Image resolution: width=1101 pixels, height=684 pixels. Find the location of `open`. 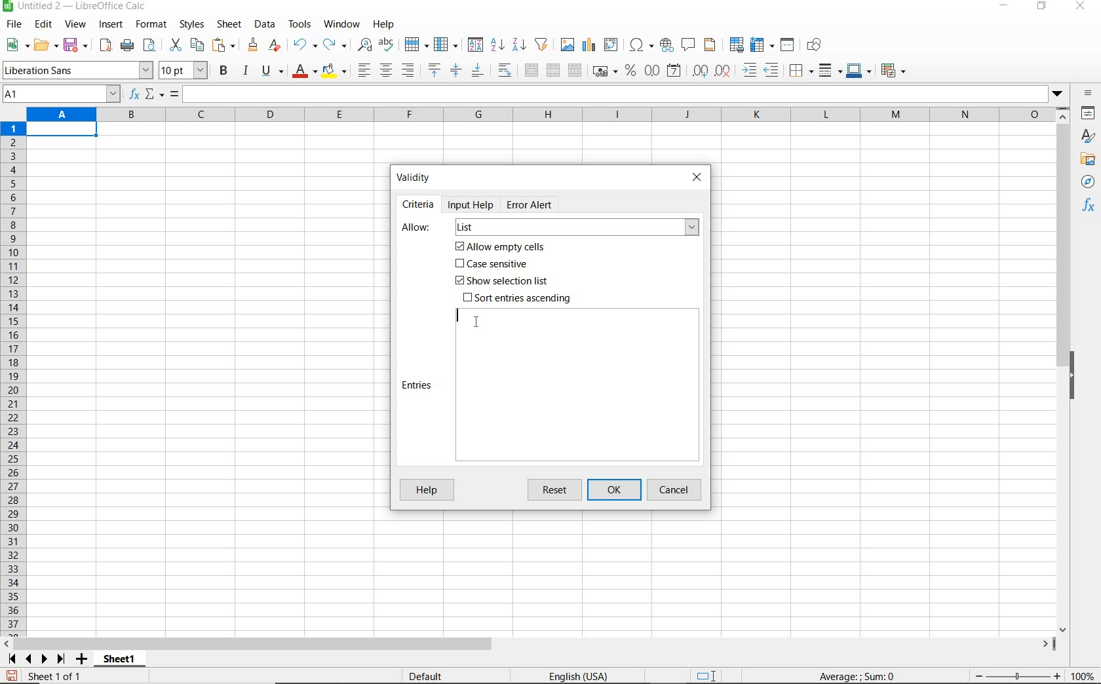

open is located at coordinates (45, 45).